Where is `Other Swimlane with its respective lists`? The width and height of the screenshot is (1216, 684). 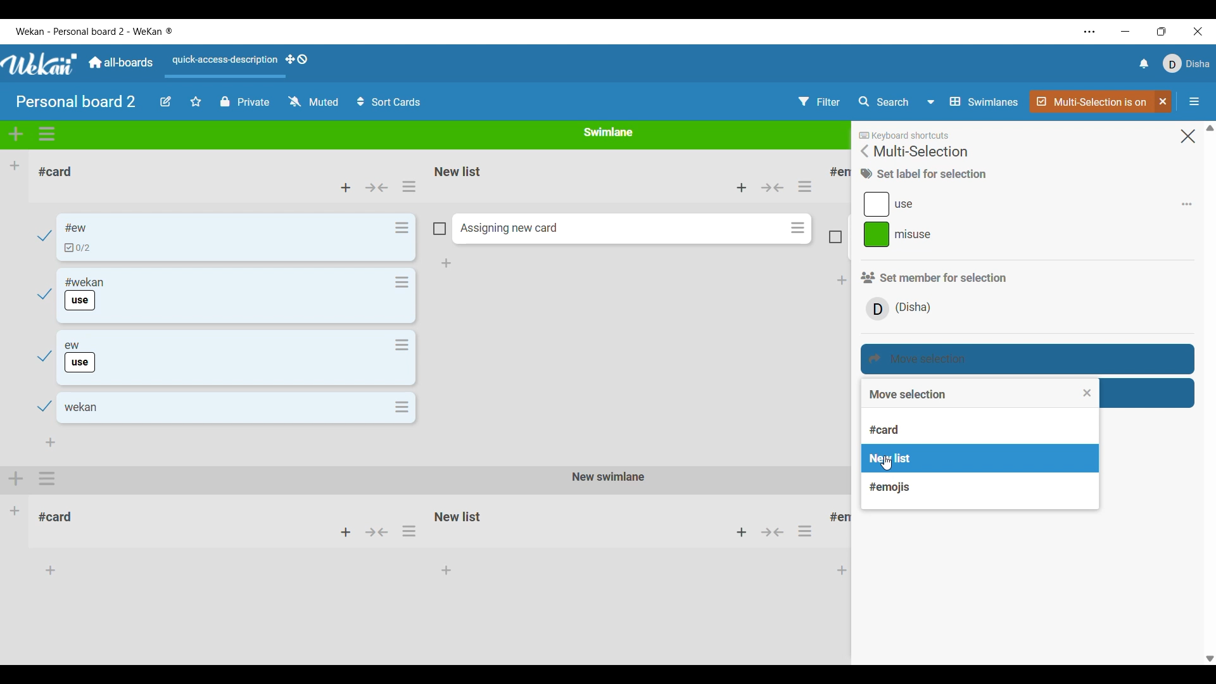
Other Swimlane with its respective lists is located at coordinates (422, 524).